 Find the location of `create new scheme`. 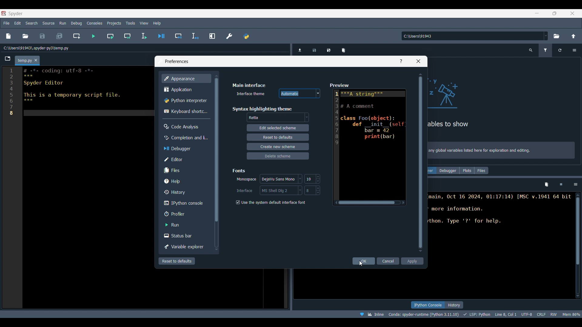

create new scheme is located at coordinates (277, 146).